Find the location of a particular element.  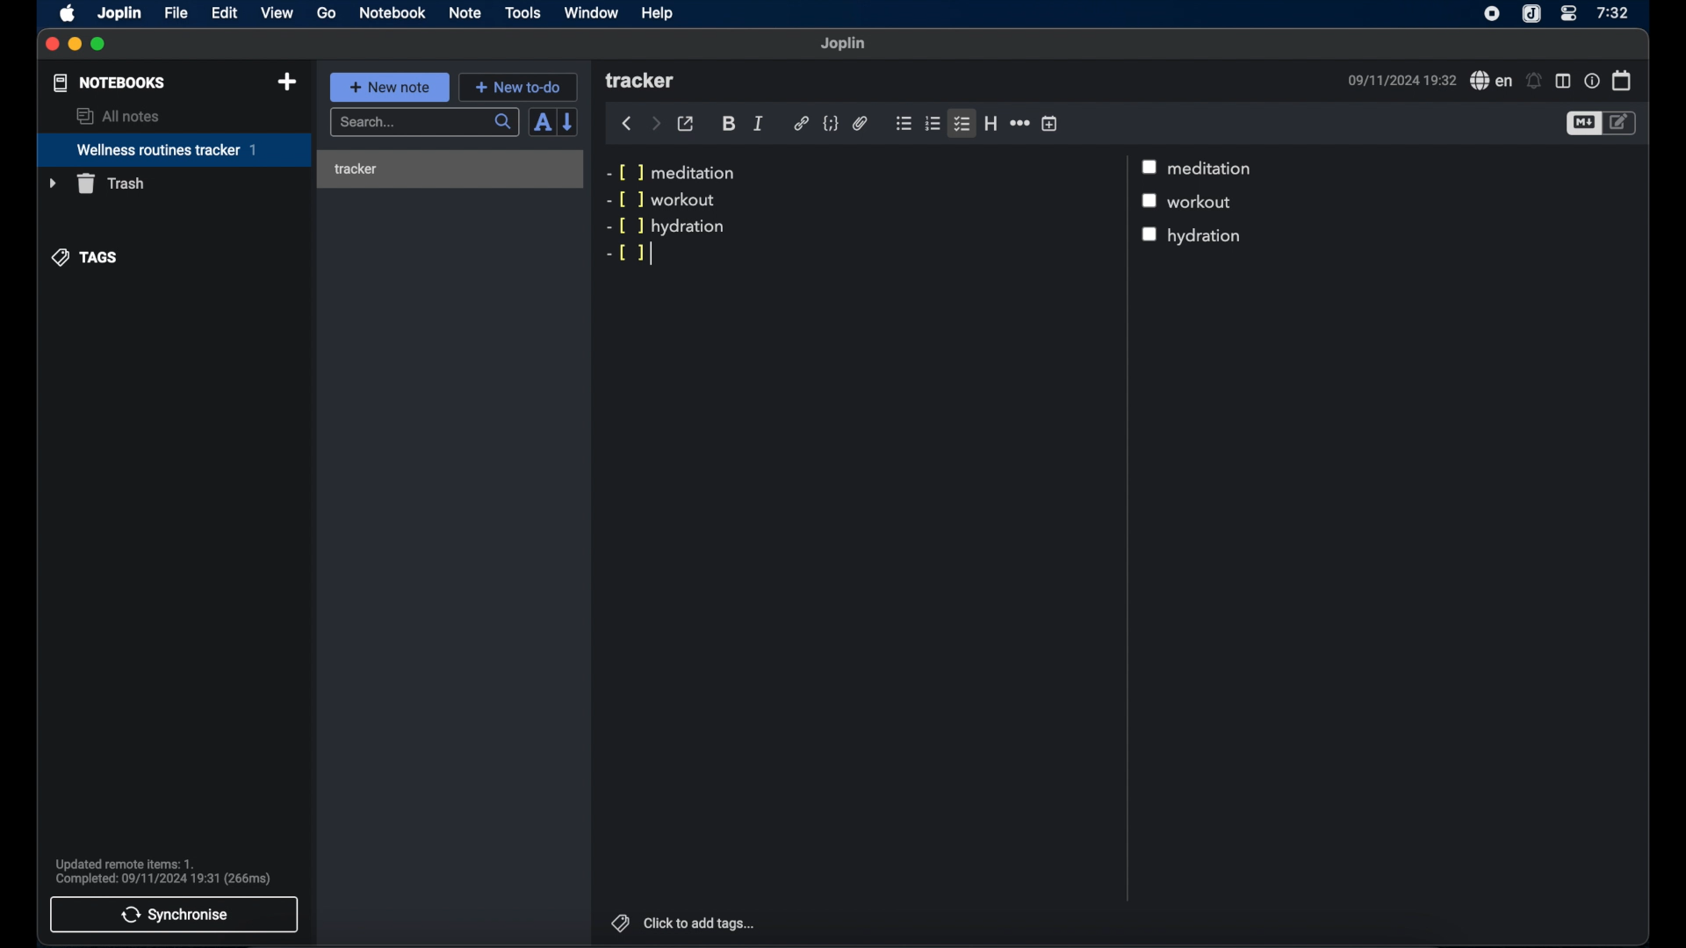

toggle sort order field is located at coordinates (542, 122).